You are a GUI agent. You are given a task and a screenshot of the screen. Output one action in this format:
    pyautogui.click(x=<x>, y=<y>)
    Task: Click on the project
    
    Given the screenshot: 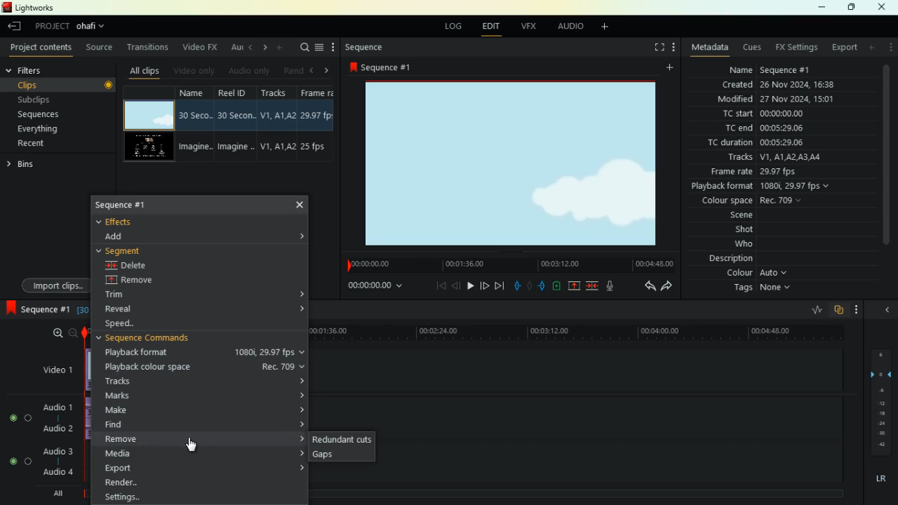 What is the action you would take?
    pyautogui.click(x=74, y=26)
    